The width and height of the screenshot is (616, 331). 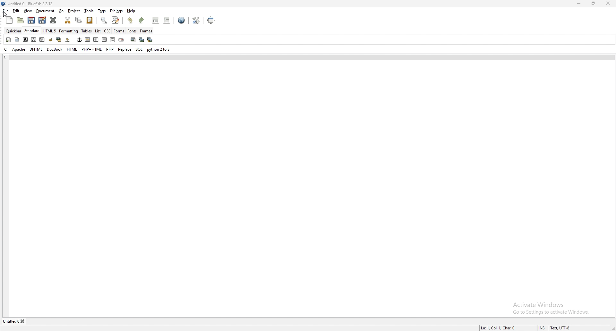 I want to click on php, so click(x=110, y=49).